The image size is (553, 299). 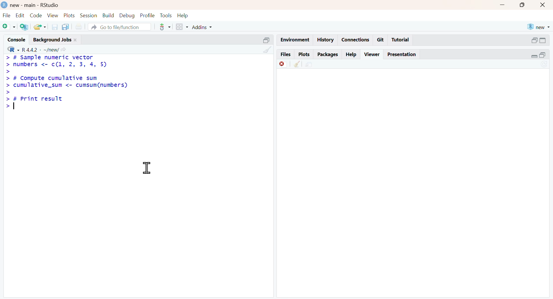 What do you see at coordinates (40, 50) in the screenshot?
I see `R 4.4.2 ~/new/` at bounding box center [40, 50].